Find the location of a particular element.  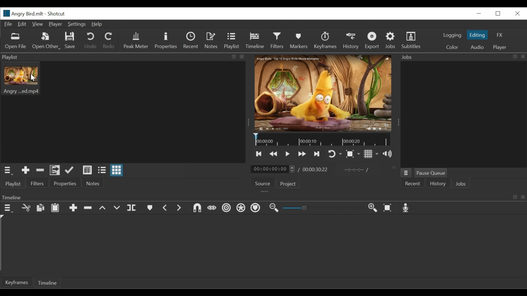

Record audio is located at coordinates (406, 208).